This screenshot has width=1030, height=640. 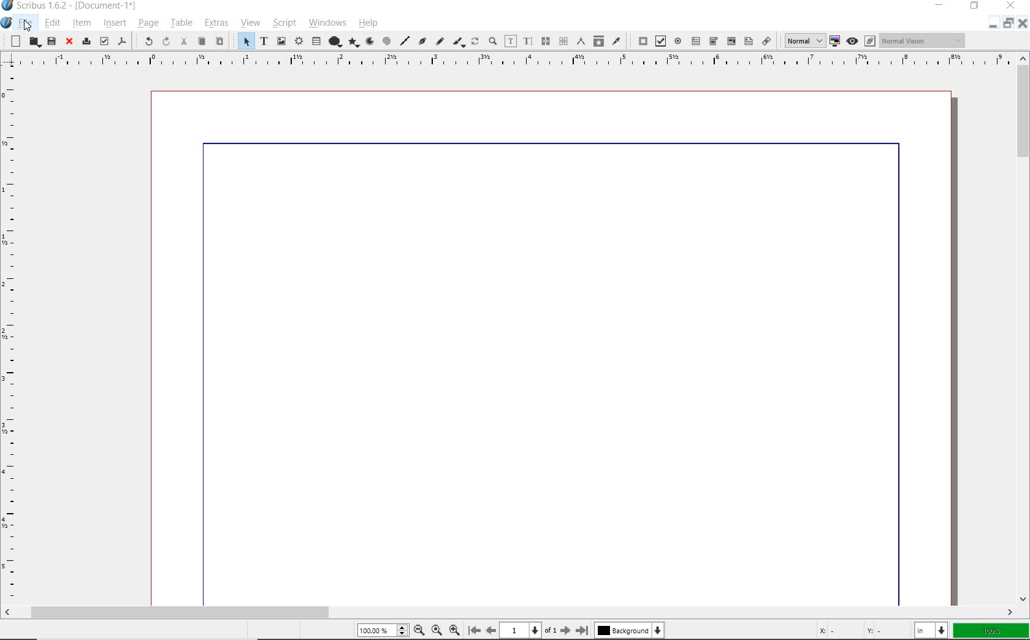 What do you see at coordinates (297, 42) in the screenshot?
I see `render frame` at bounding box center [297, 42].